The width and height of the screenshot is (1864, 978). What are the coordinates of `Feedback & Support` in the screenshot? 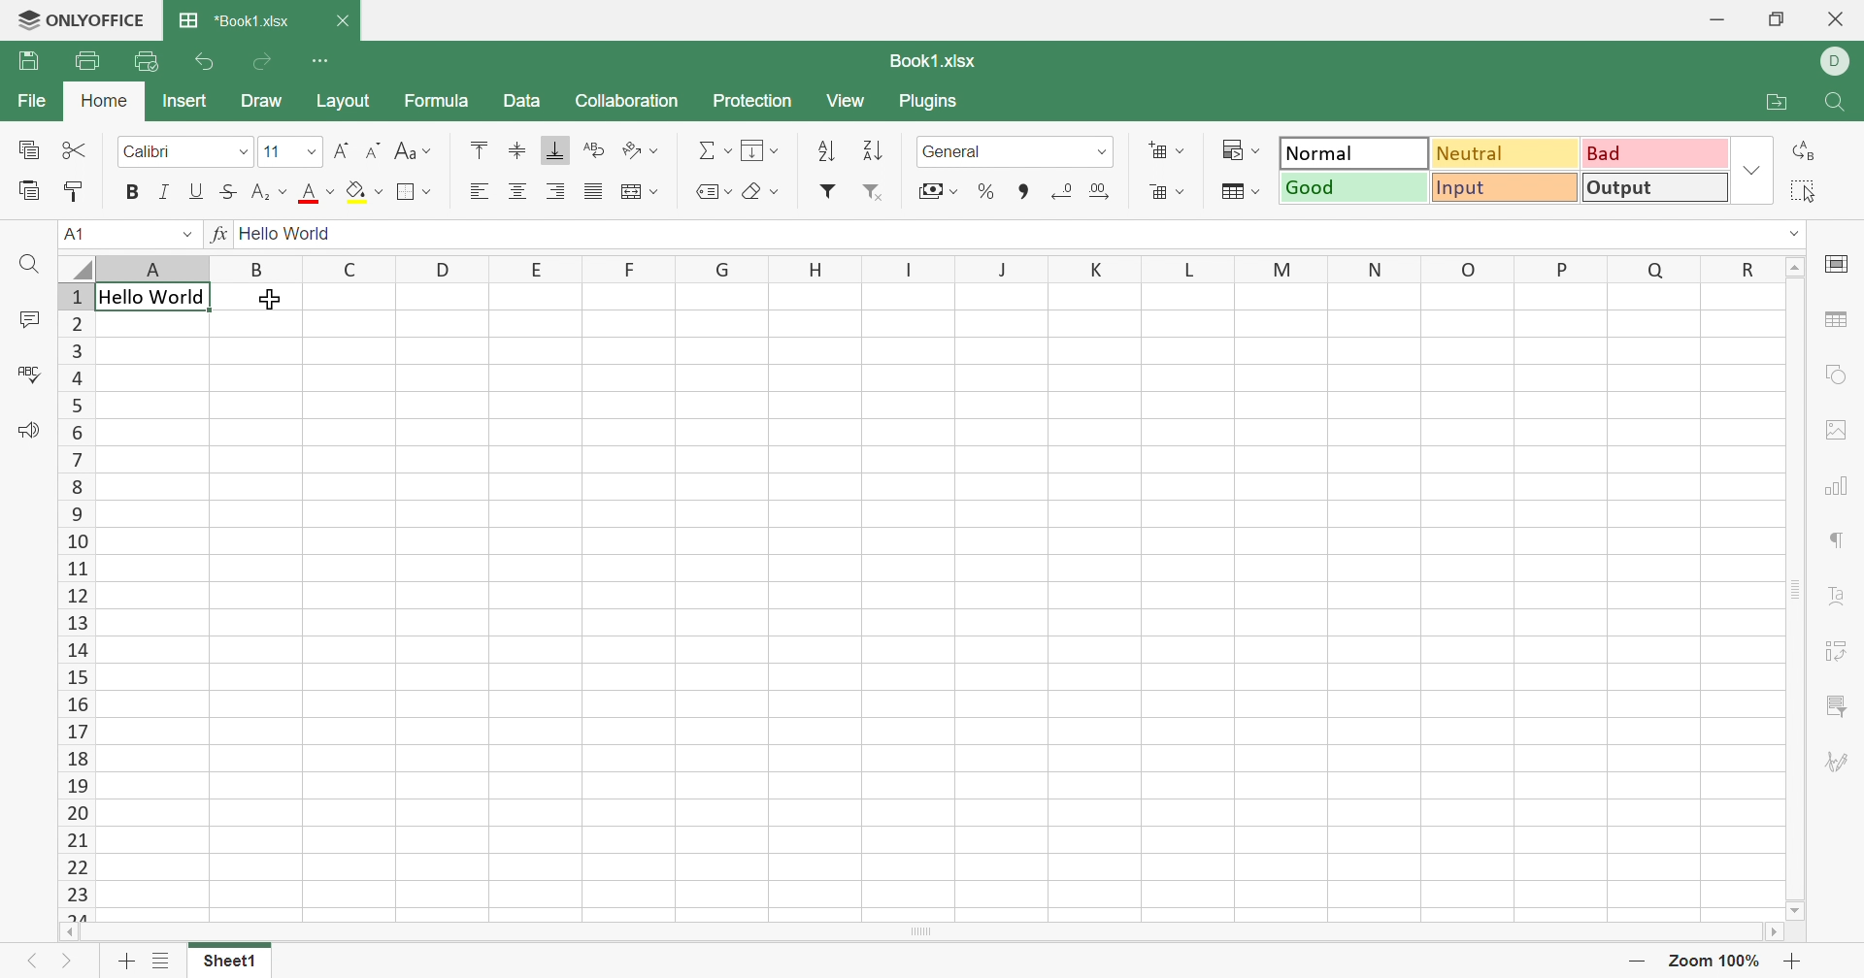 It's located at (30, 431).